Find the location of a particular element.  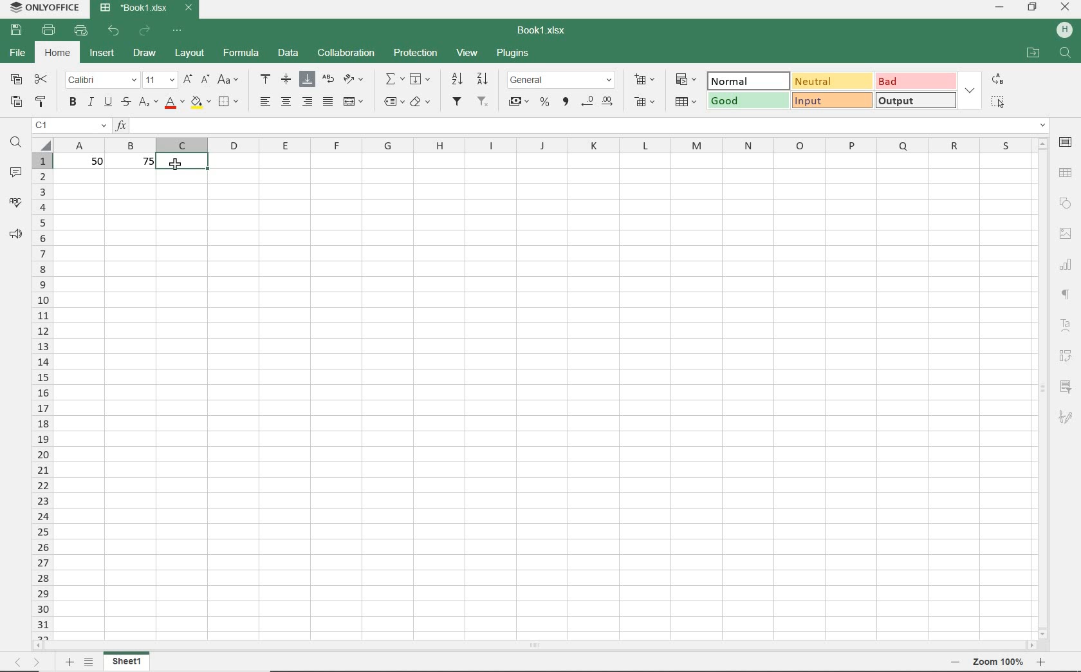

shapes is located at coordinates (1066, 203).